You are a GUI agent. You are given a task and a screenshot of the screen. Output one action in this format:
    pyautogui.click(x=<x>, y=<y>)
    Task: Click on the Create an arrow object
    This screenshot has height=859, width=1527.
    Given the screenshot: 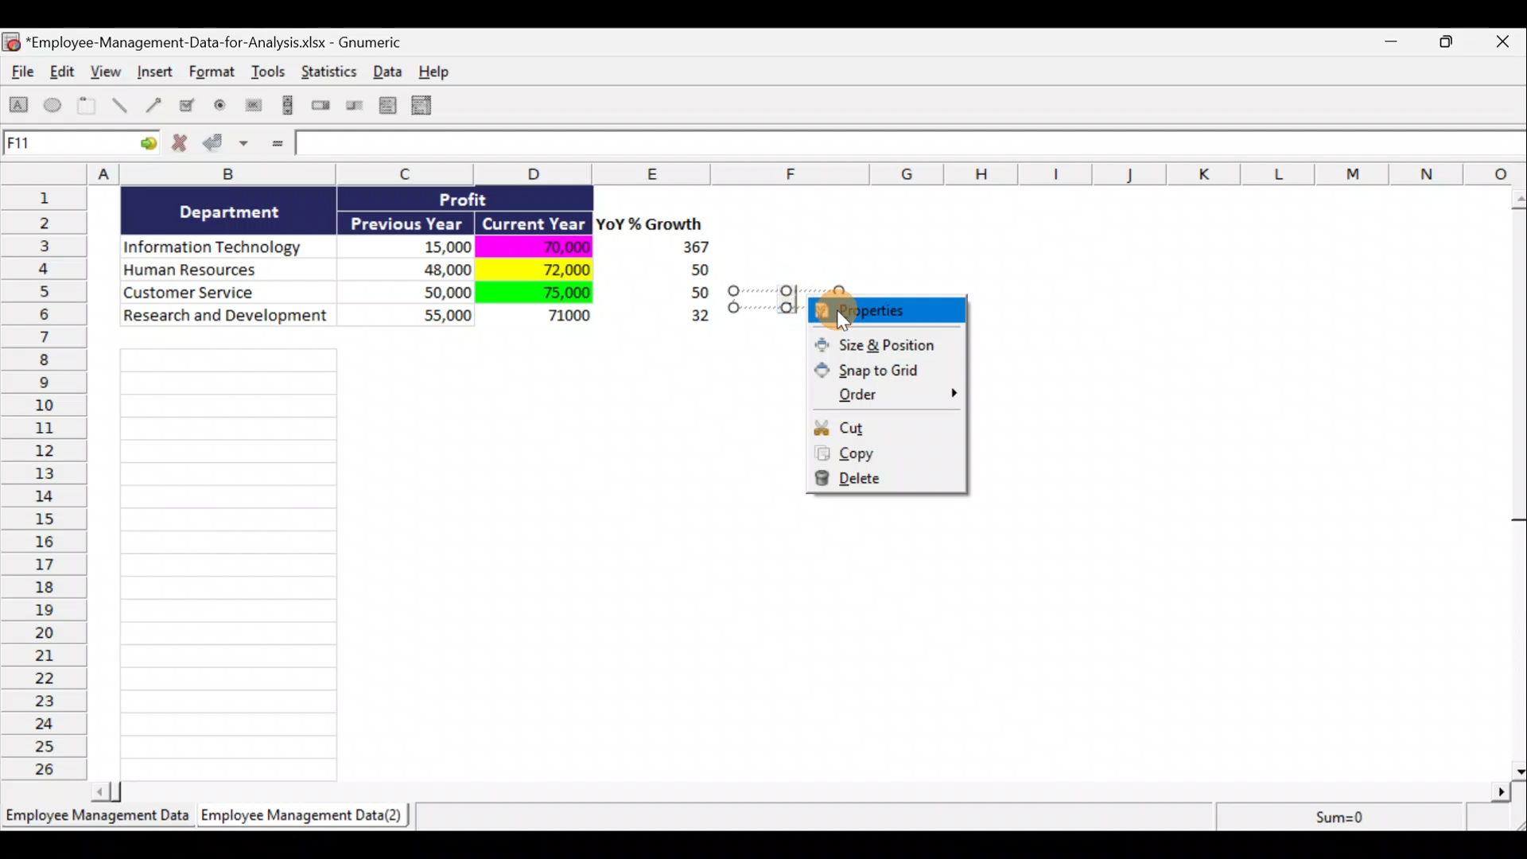 What is the action you would take?
    pyautogui.click(x=153, y=104)
    